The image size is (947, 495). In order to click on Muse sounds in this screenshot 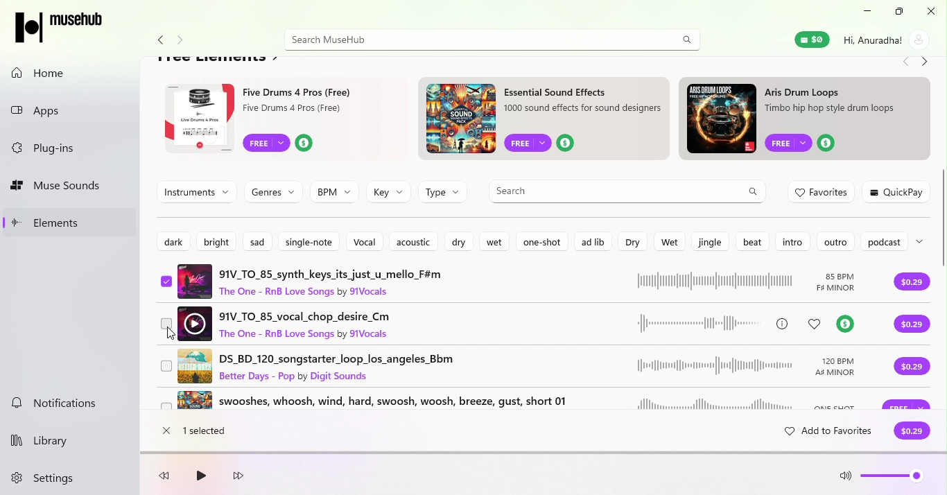, I will do `click(71, 186)`.